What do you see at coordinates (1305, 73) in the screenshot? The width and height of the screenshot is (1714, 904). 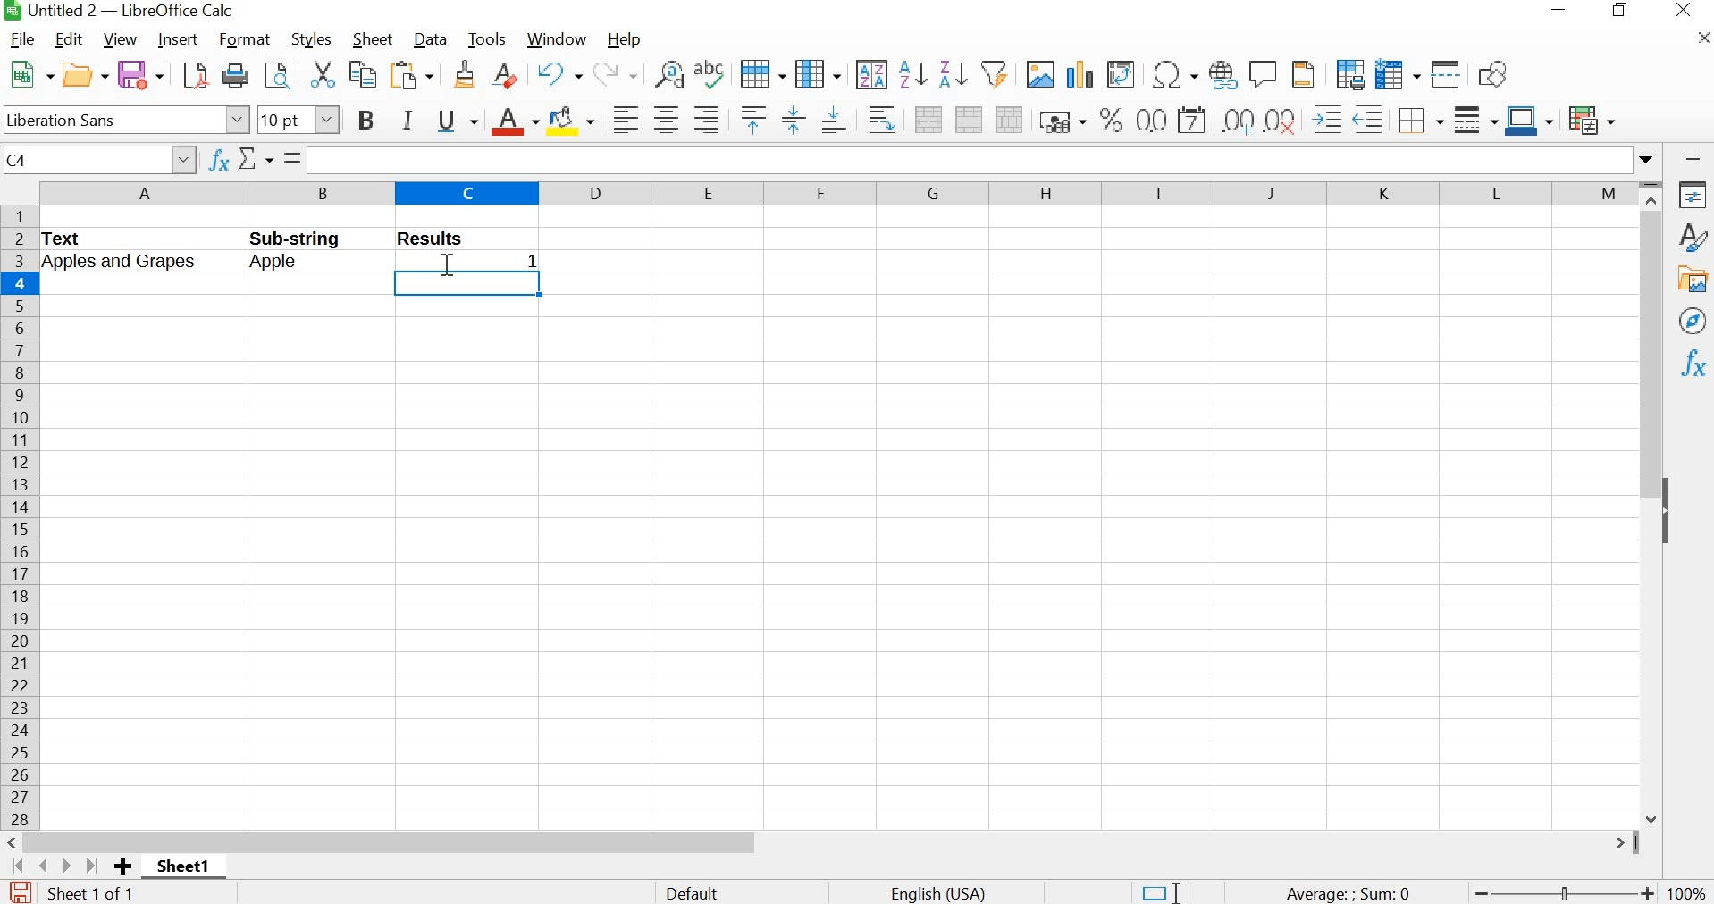 I see `headers and footers` at bounding box center [1305, 73].